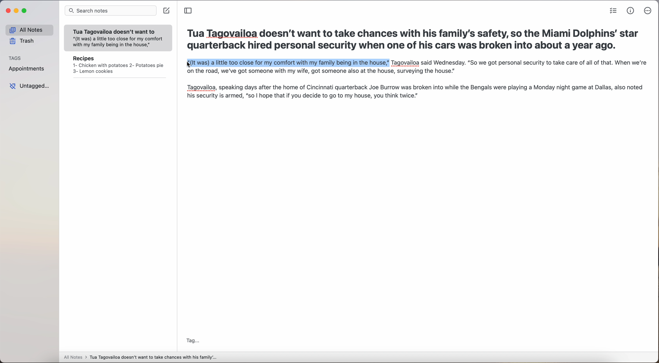  What do you see at coordinates (413, 41) in the screenshot?
I see `title: Tua Tagovailoa doesn't want to take chances with his family's safety` at bounding box center [413, 41].